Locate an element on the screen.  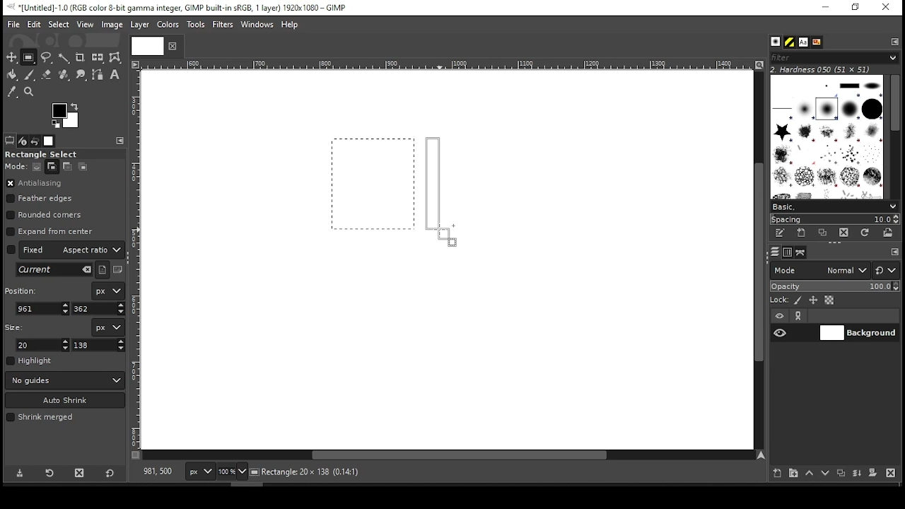
rounded corners is located at coordinates (46, 215).